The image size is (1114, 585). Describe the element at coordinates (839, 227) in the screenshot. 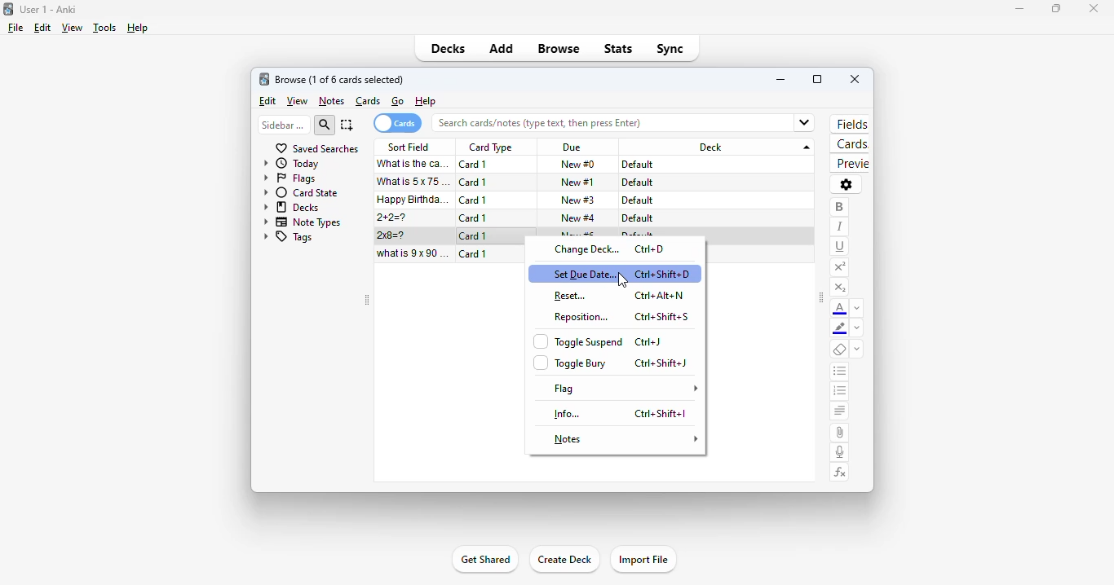

I see `italic` at that location.